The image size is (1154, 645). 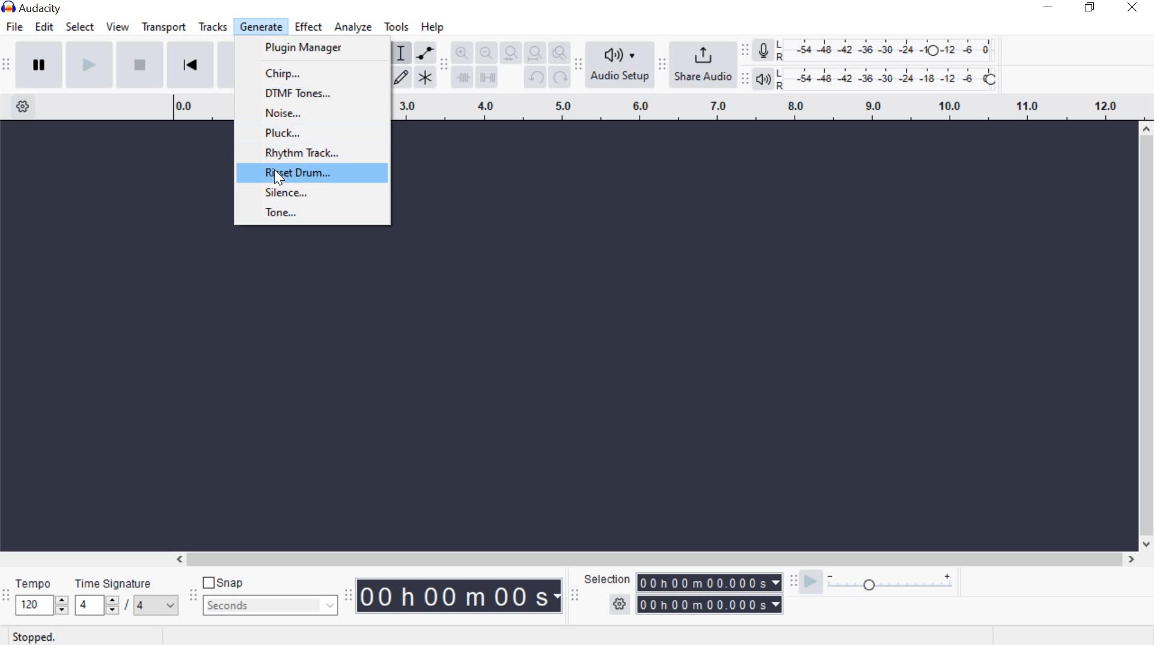 I want to click on scrollbar, so click(x=652, y=559).